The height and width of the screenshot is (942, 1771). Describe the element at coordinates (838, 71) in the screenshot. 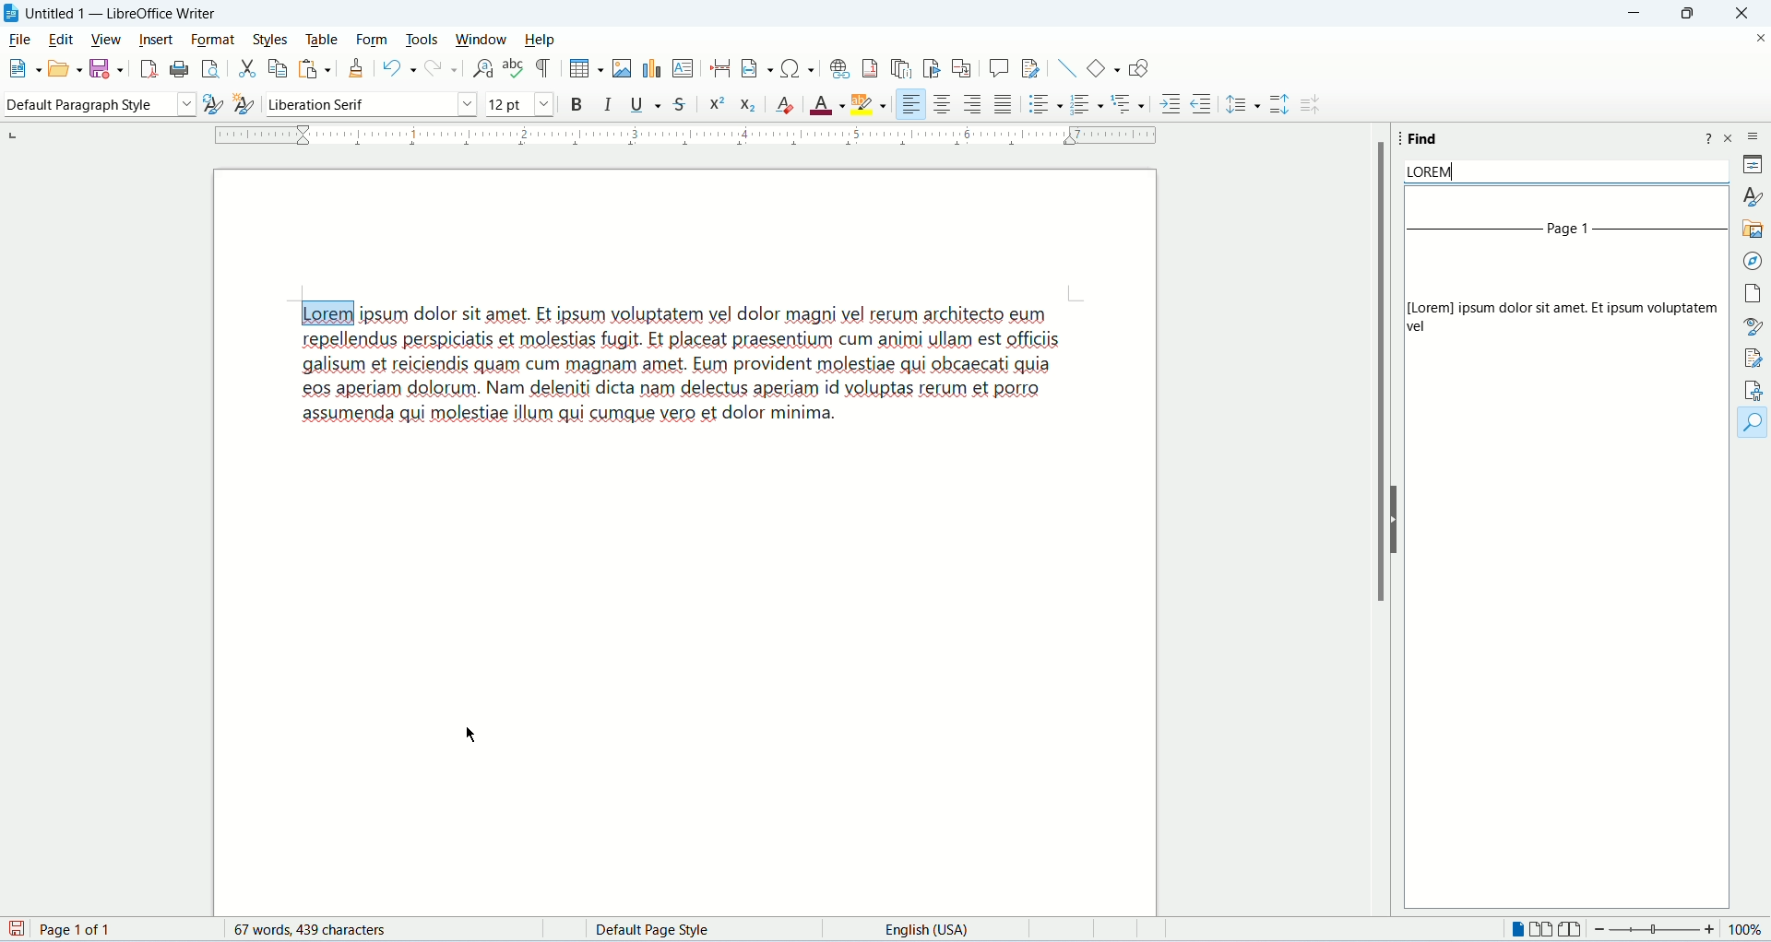

I see `insert hyperlink` at that location.